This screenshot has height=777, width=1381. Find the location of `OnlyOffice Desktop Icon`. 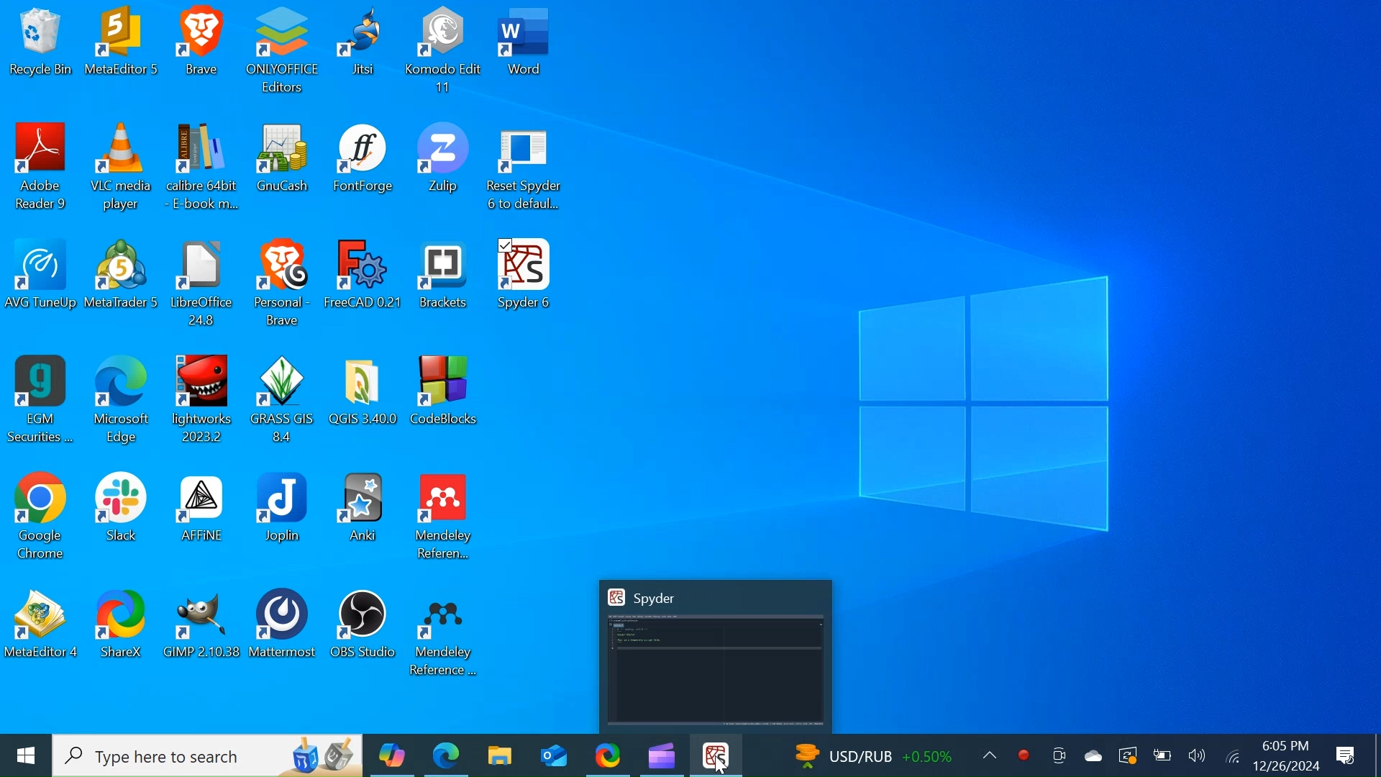

OnlyOffice Desktop Icon is located at coordinates (282, 52).